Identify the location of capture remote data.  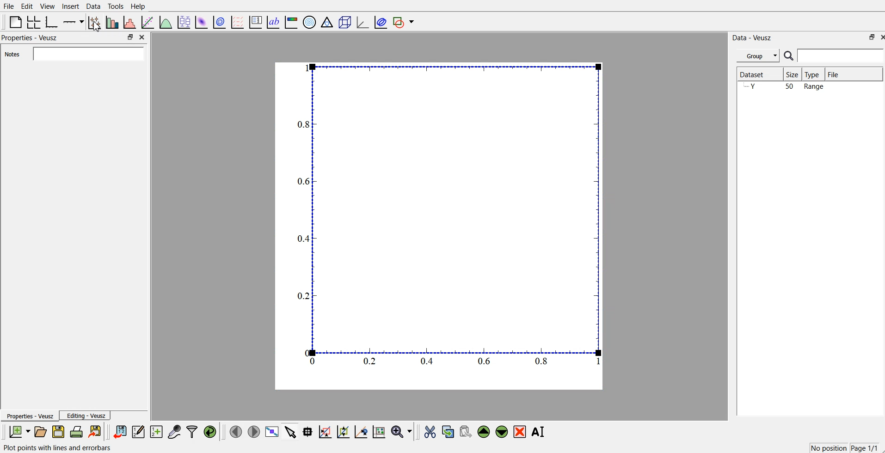
(174, 432).